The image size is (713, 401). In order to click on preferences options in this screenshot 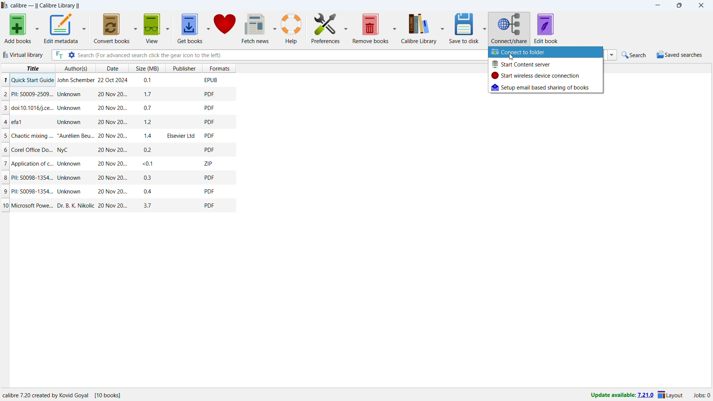, I will do `click(346, 27)`.